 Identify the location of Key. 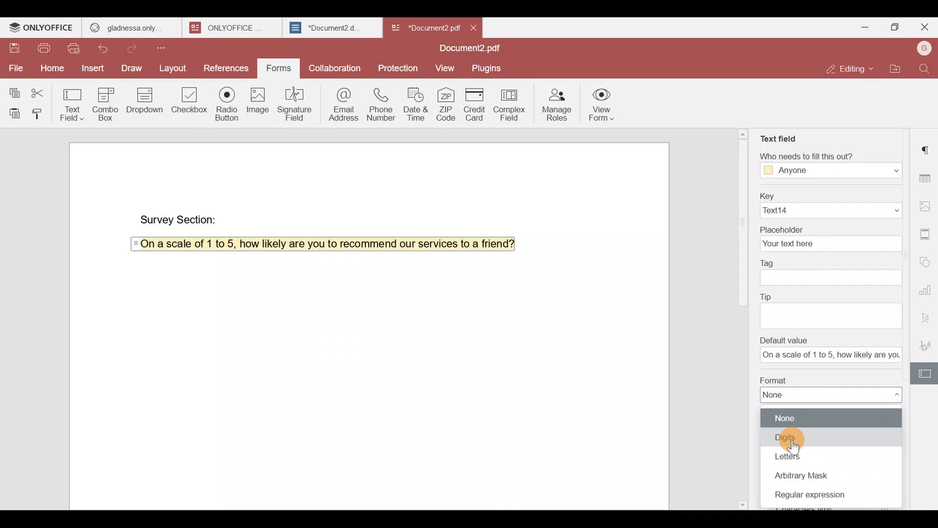
(827, 194).